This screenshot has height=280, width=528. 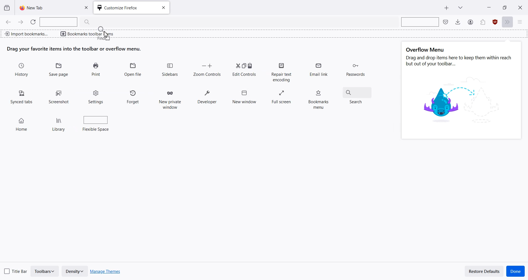 I want to click on Minimize, so click(x=489, y=7).